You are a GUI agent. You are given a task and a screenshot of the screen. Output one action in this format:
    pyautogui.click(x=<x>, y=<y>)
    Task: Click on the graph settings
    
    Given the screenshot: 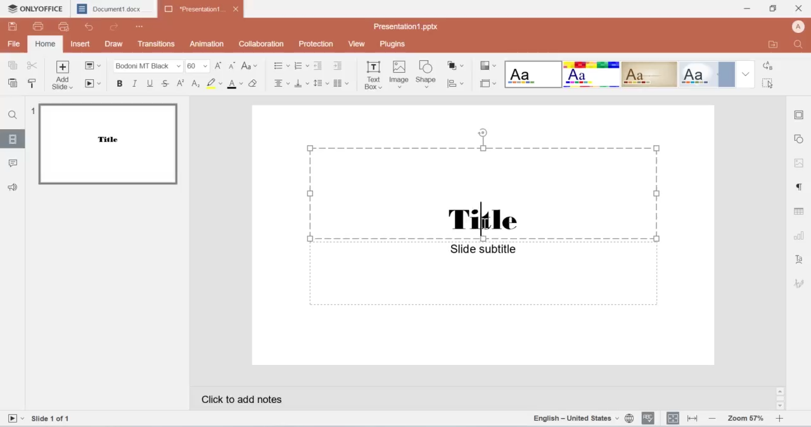 What is the action you would take?
    pyautogui.click(x=798, y=238)
    